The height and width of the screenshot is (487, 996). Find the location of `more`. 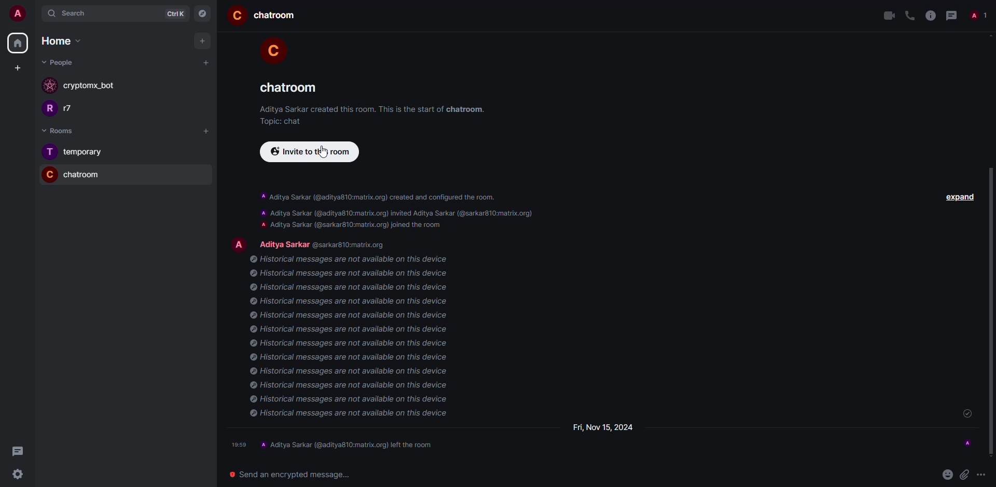

more is located at coordinates (983, 474).